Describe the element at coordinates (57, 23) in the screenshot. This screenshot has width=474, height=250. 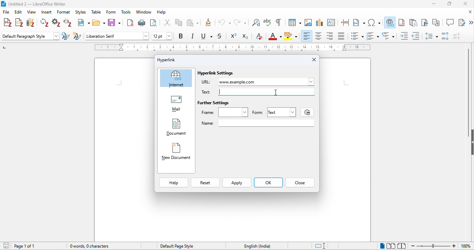
I see `set document preference` at that location.